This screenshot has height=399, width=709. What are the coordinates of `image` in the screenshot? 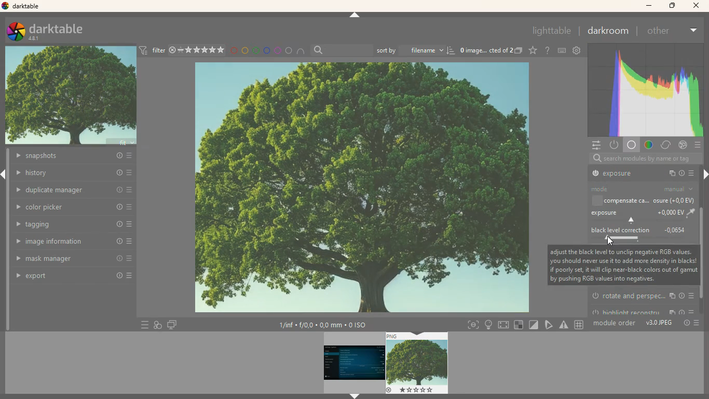 It's located at (72, 96).